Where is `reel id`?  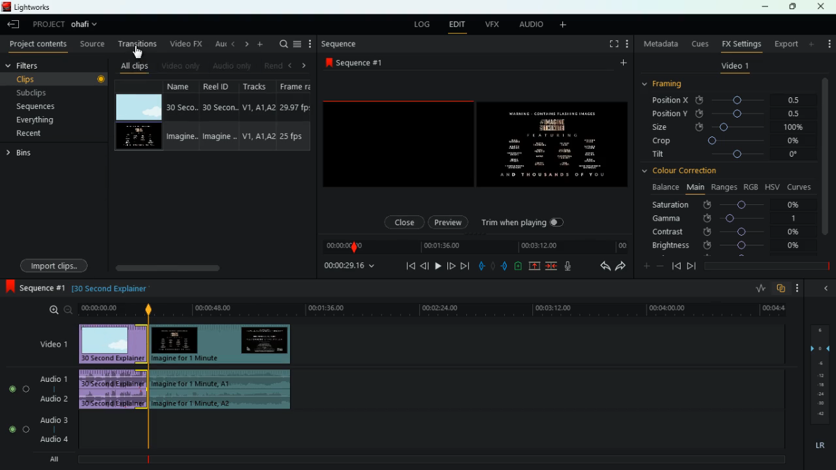 reel id is located at coordinates (221, 116).